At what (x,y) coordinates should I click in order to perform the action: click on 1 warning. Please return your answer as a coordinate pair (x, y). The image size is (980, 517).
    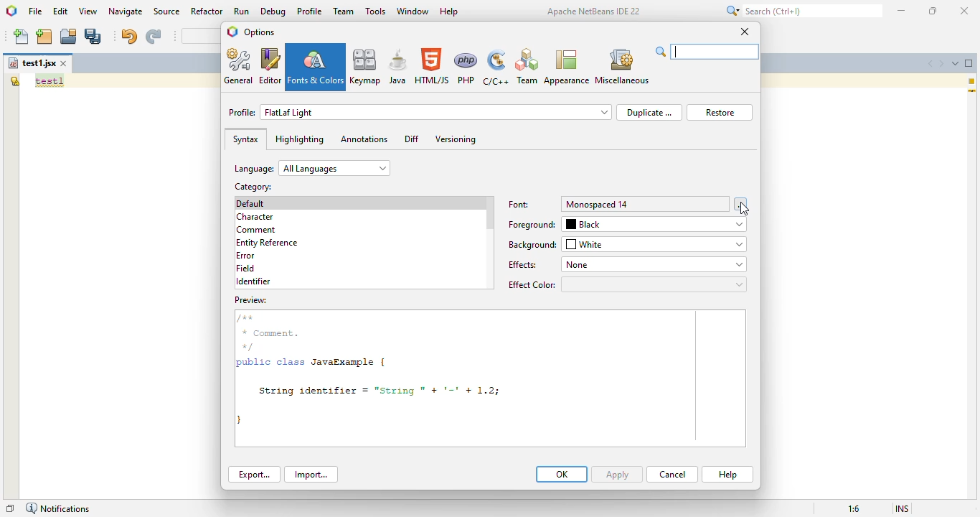
    Looking at the image, I should click on (974, 81).